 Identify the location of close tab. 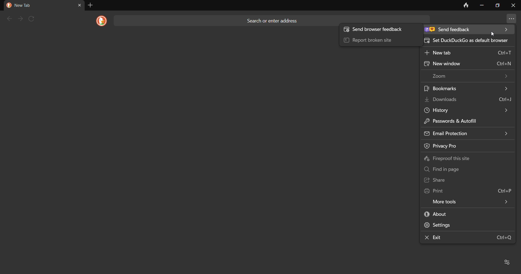
(79, 5).